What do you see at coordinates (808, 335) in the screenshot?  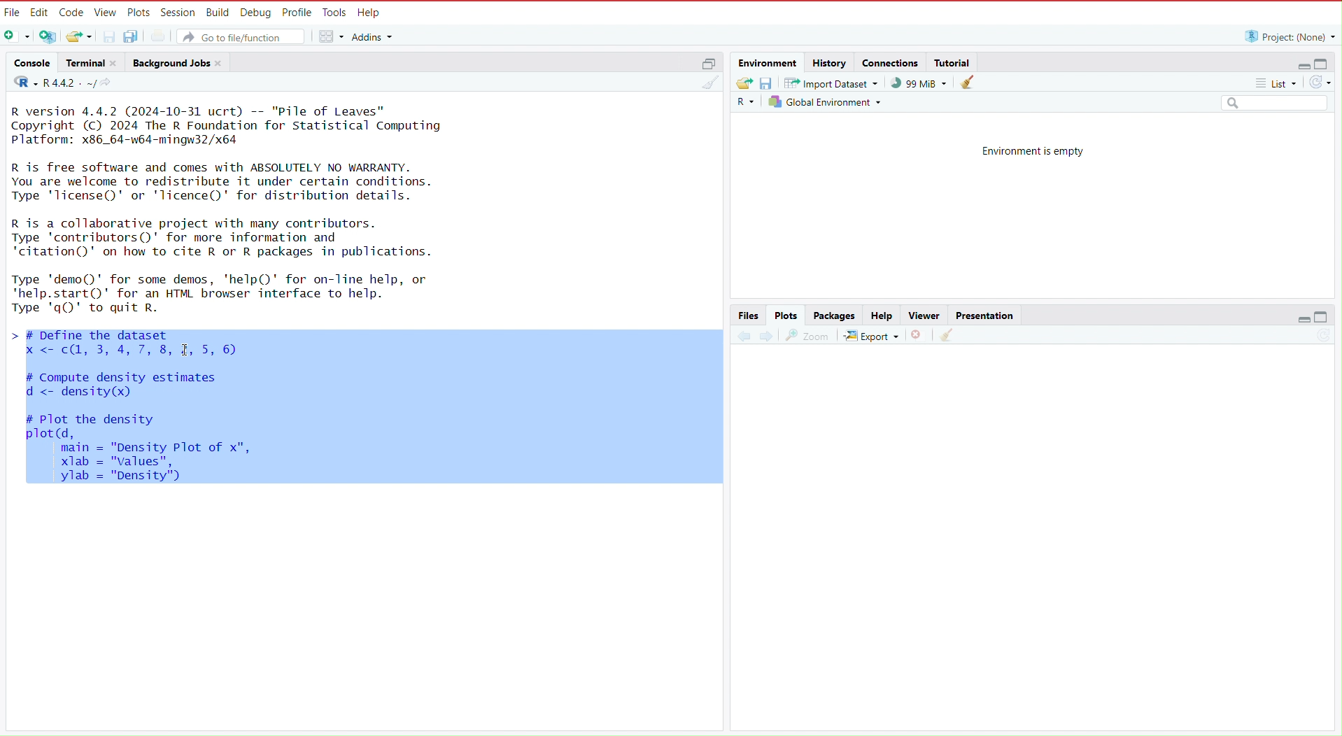 I see `view a larger version of plot in new window` at bounding box center [808, 335].